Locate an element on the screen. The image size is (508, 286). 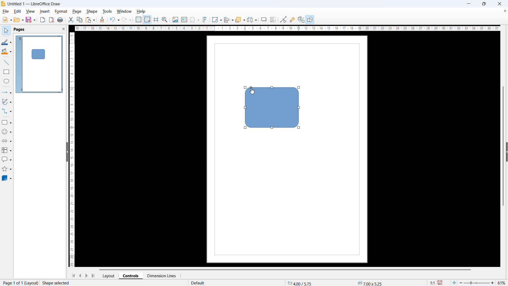
paste  is located at coordinates (90, 20).